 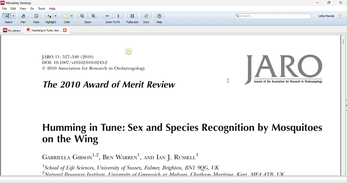 What do you see at coordinates (65, 30) in the screenshot?
I see `close` at bounding box center [65, 30].